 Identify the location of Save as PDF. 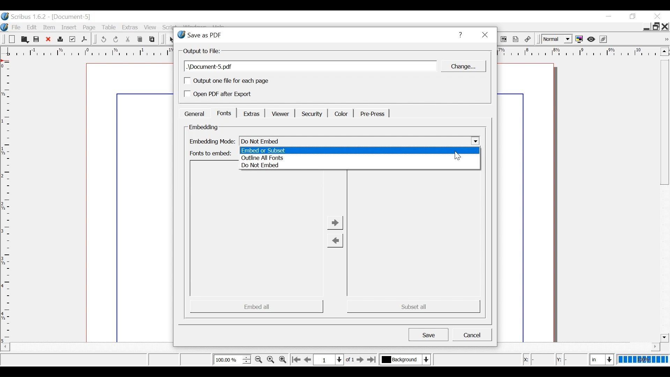
(84, 39).